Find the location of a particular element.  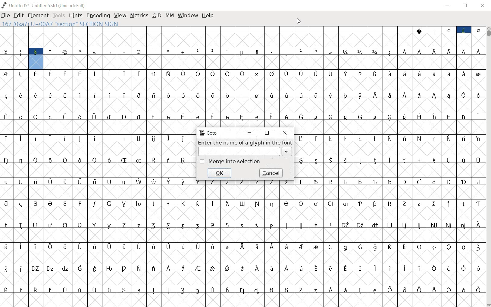

special characters is located at coordinates (389, 254).